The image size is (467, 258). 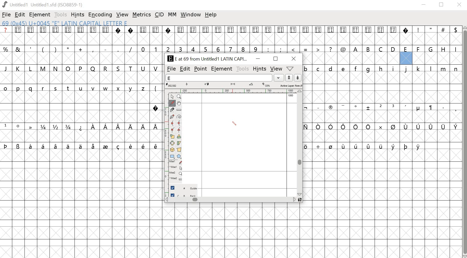 I want to click on close, so click(x=294, y=59).